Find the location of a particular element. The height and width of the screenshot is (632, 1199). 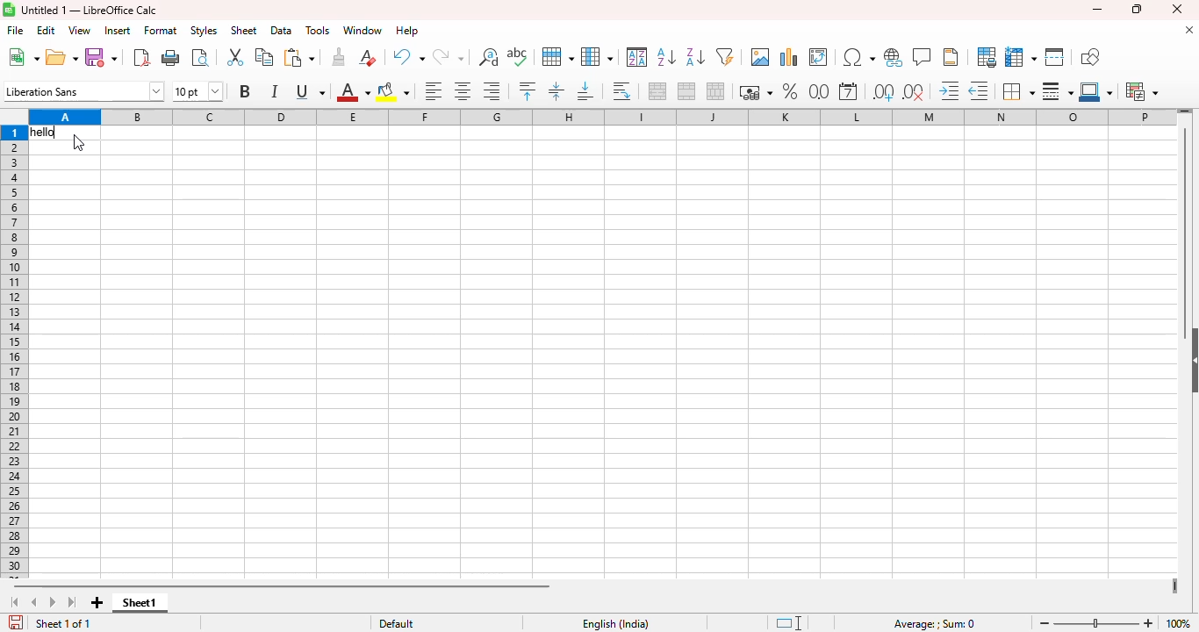

save is located at coordinates (101, 57).